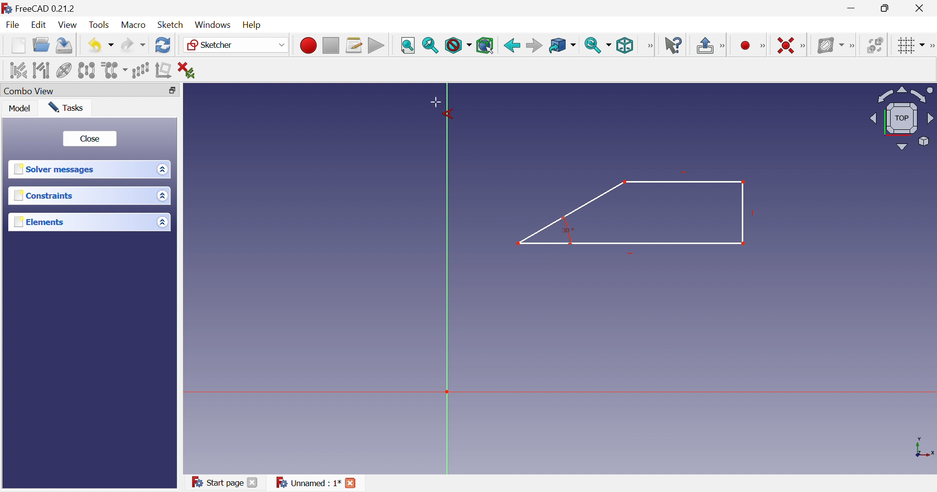  What do you see at coordinates (308, 483) in the screenshot?
I see `Unnamed : 1*` at bounding box center [308, 483].